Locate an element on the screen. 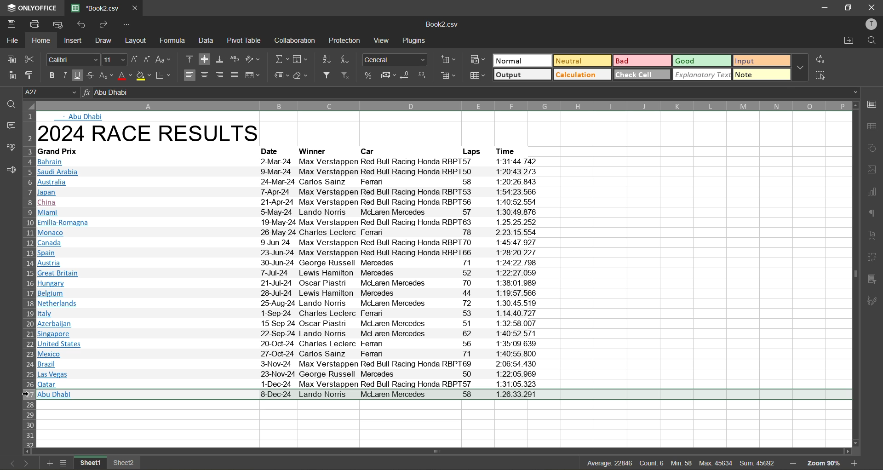 This screenshot has width=883, height=470. text info is located at coordinates (287, 182).